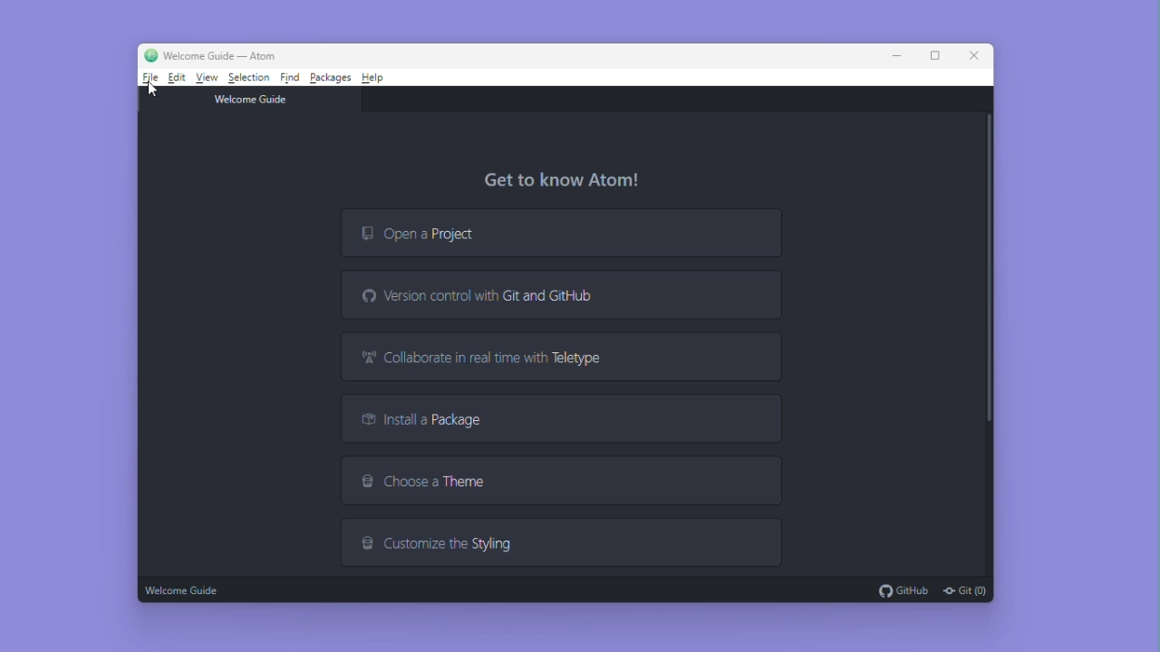 This screenshot has height=652, width=1160. Describe the element at coordinates (569, 180) in the screenshot. I see `get to know atom!` at that location.